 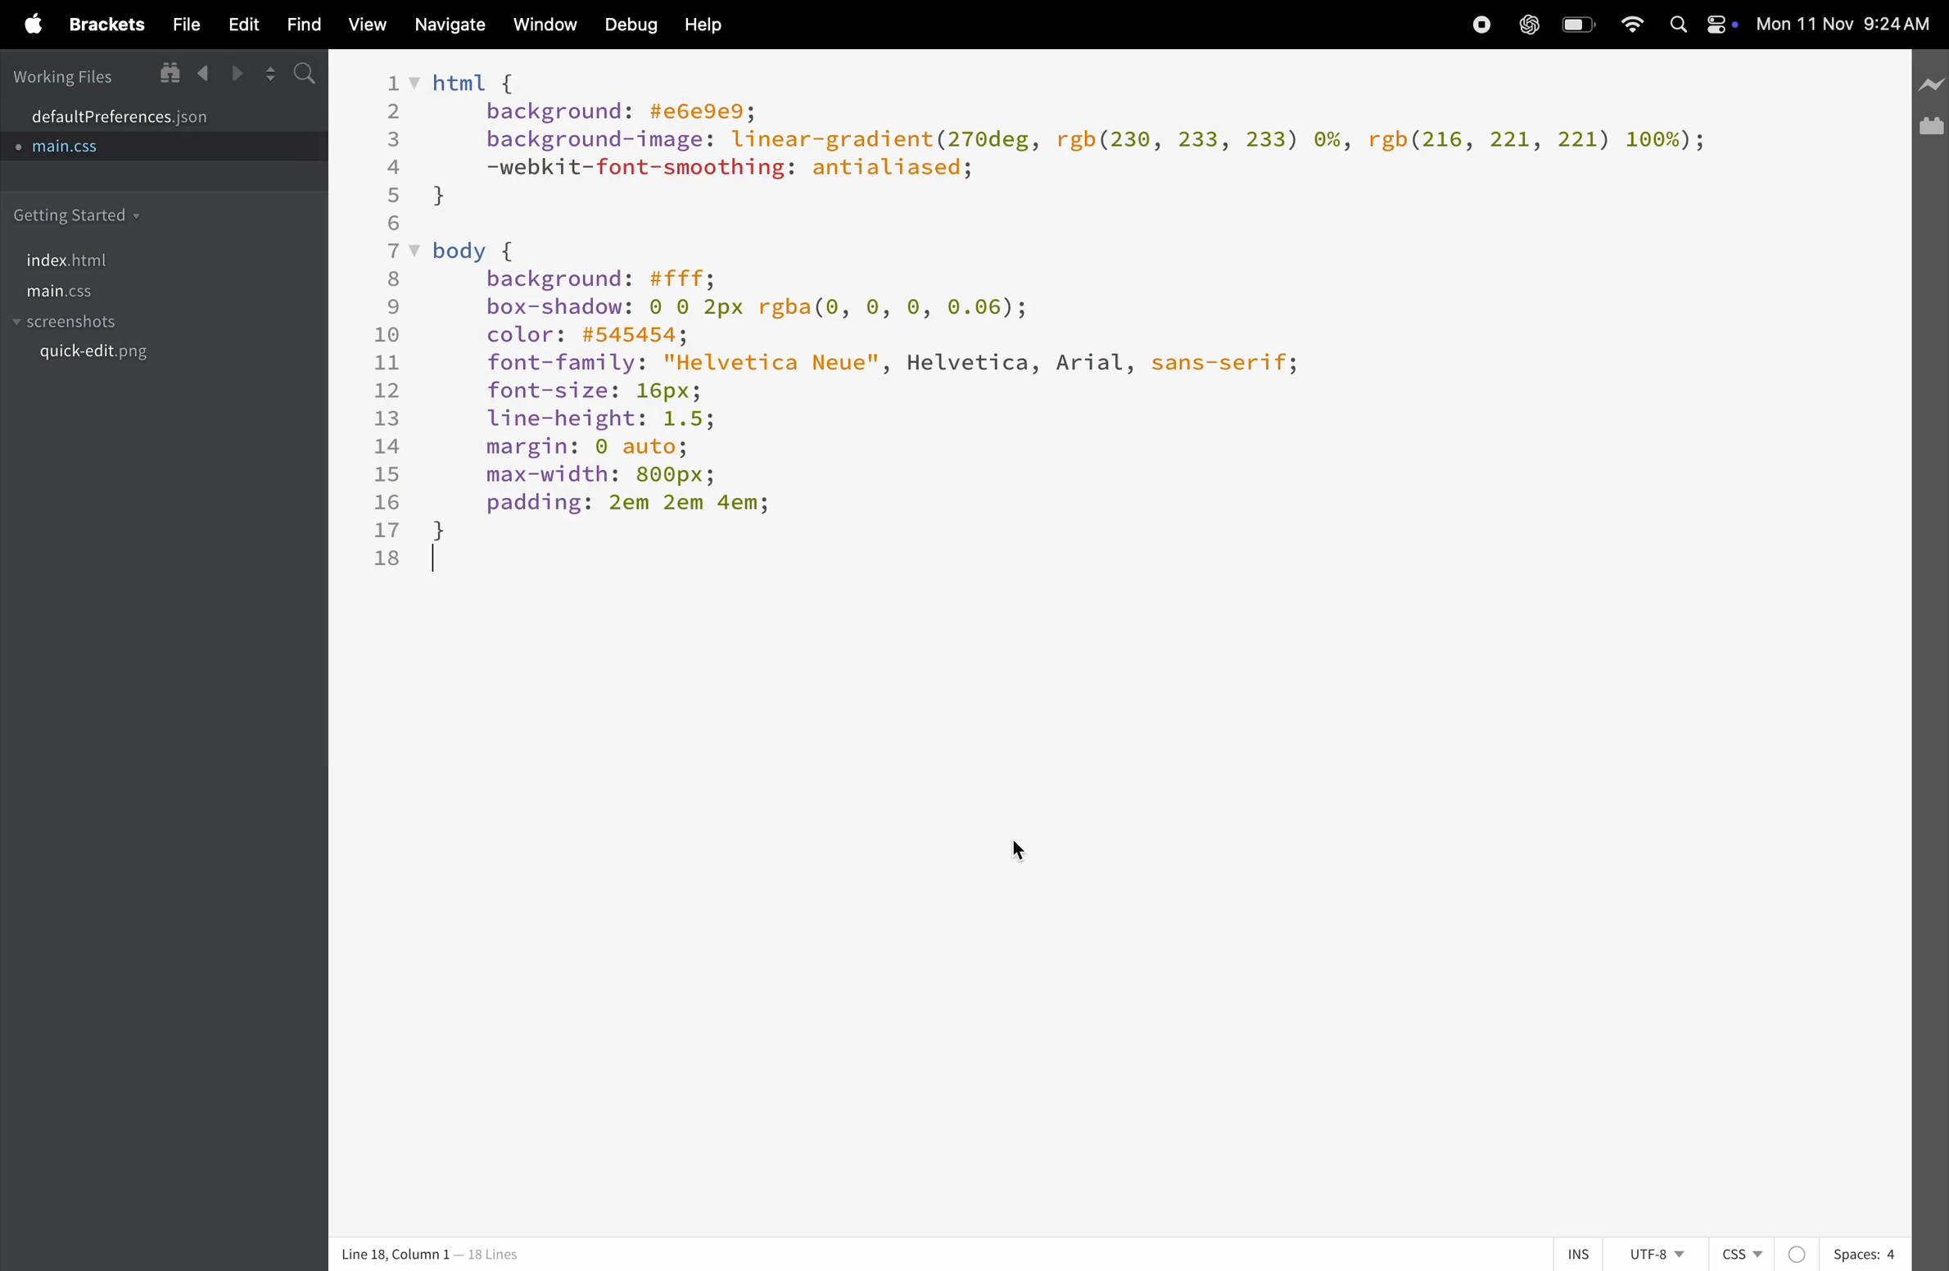 What do you see at coordinates (307, 73) in the screenshot?
I see `search` at bounding box center [307, 73].